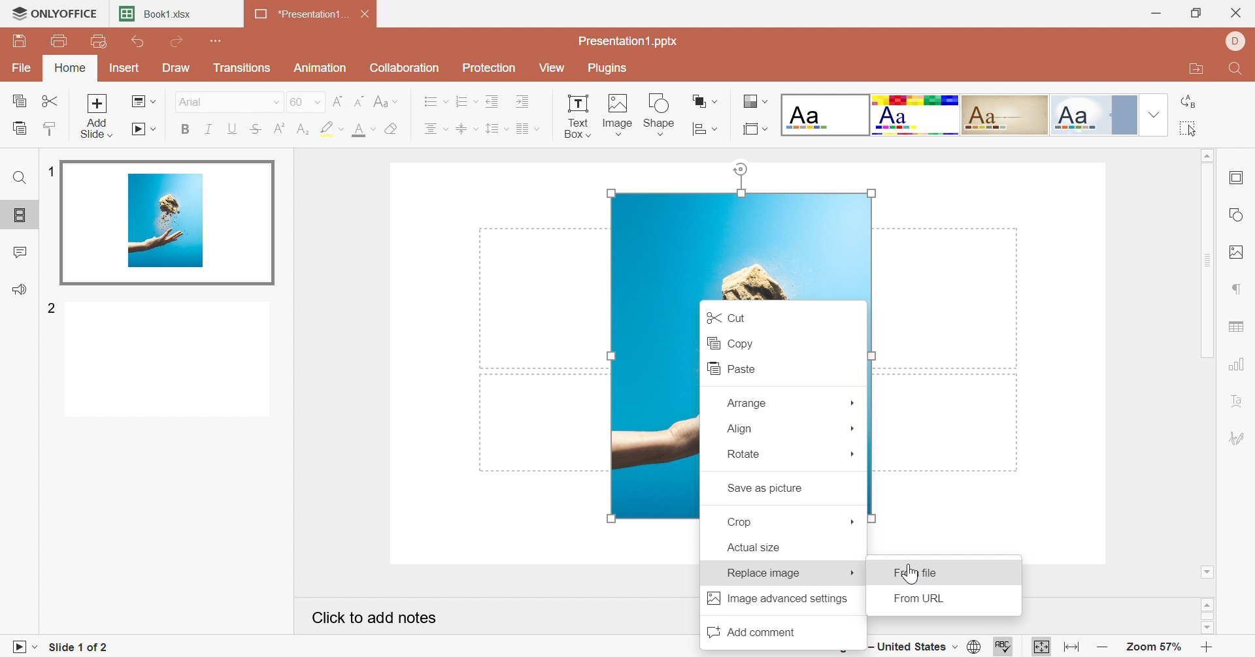 The image size is (1255, 657). Describe the element at coordinates (755, 128) in the screenshot. I see `Select slide layout` at that location.